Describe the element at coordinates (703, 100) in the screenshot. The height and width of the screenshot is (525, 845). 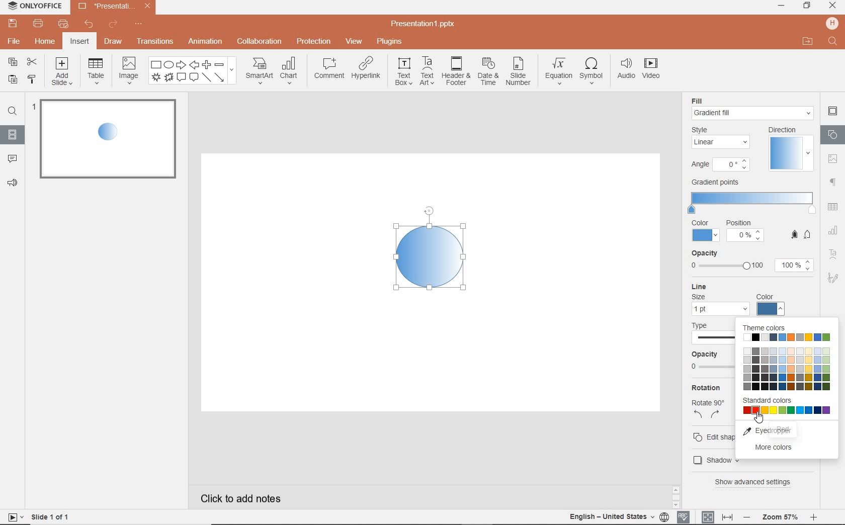
I see `fill` at that location.